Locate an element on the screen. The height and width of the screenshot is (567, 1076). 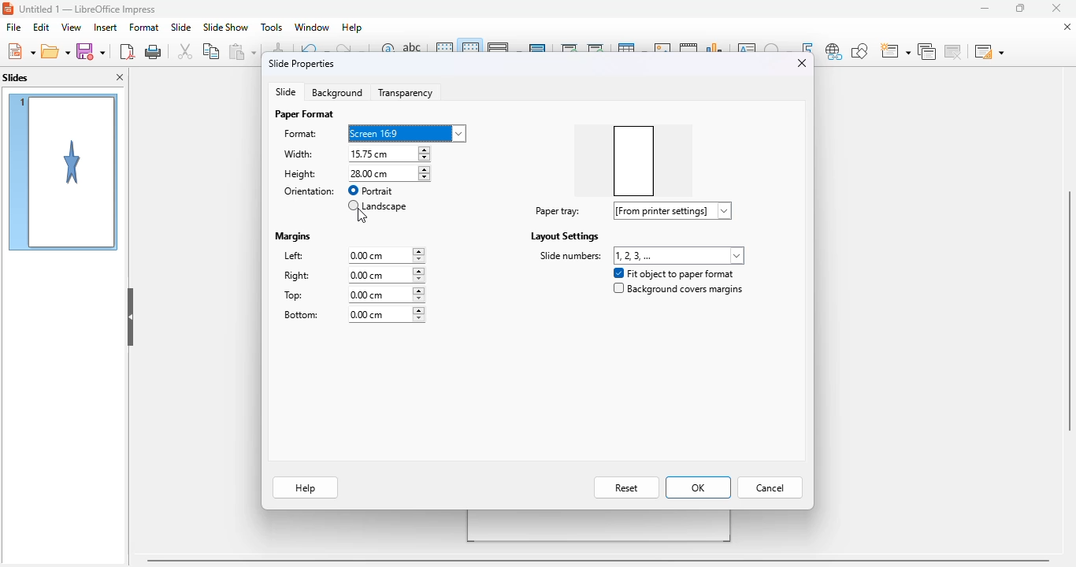
paper format is located at coordinates (306, 113).